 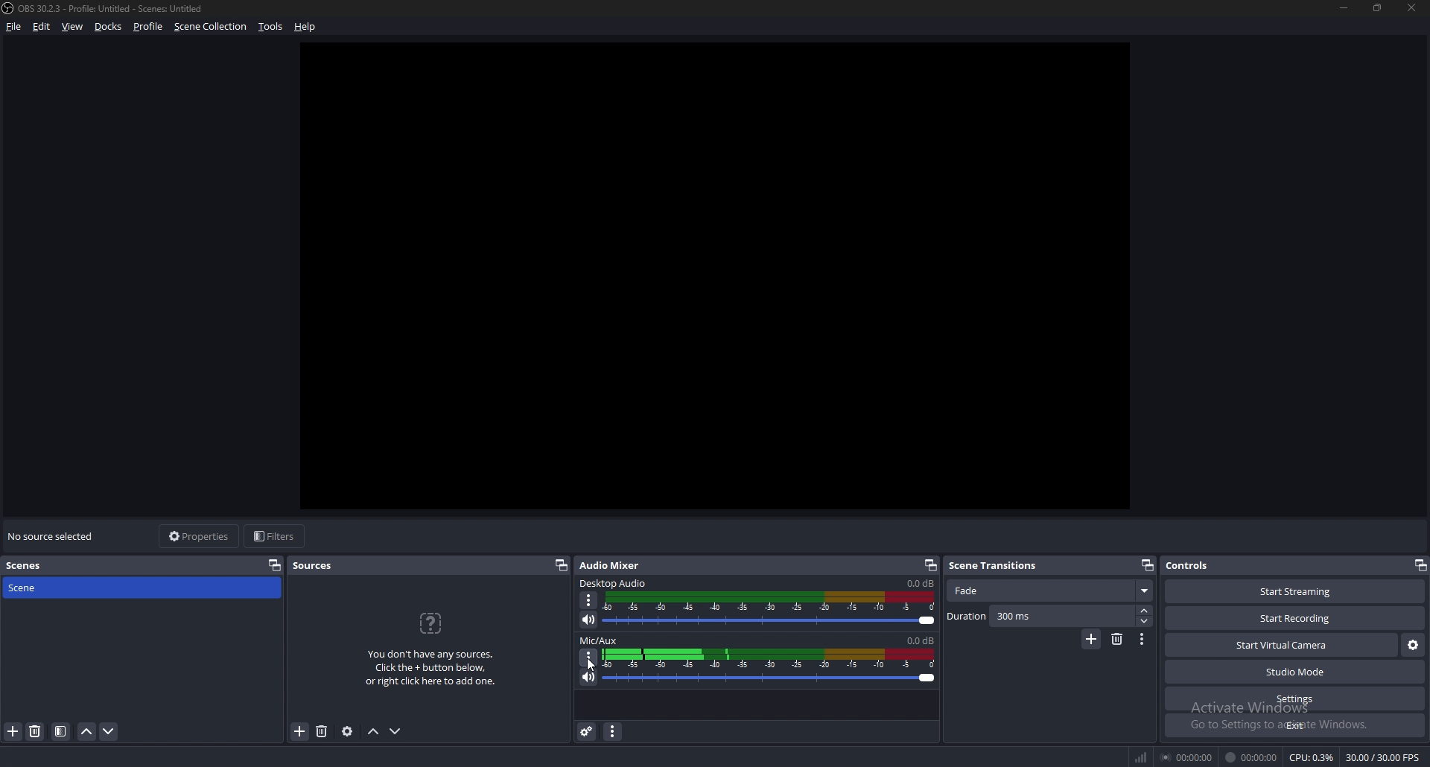 What do you see at coordinates (373, 732) in the screenshot?
I see `move source up` at bounding box center [373, 732].